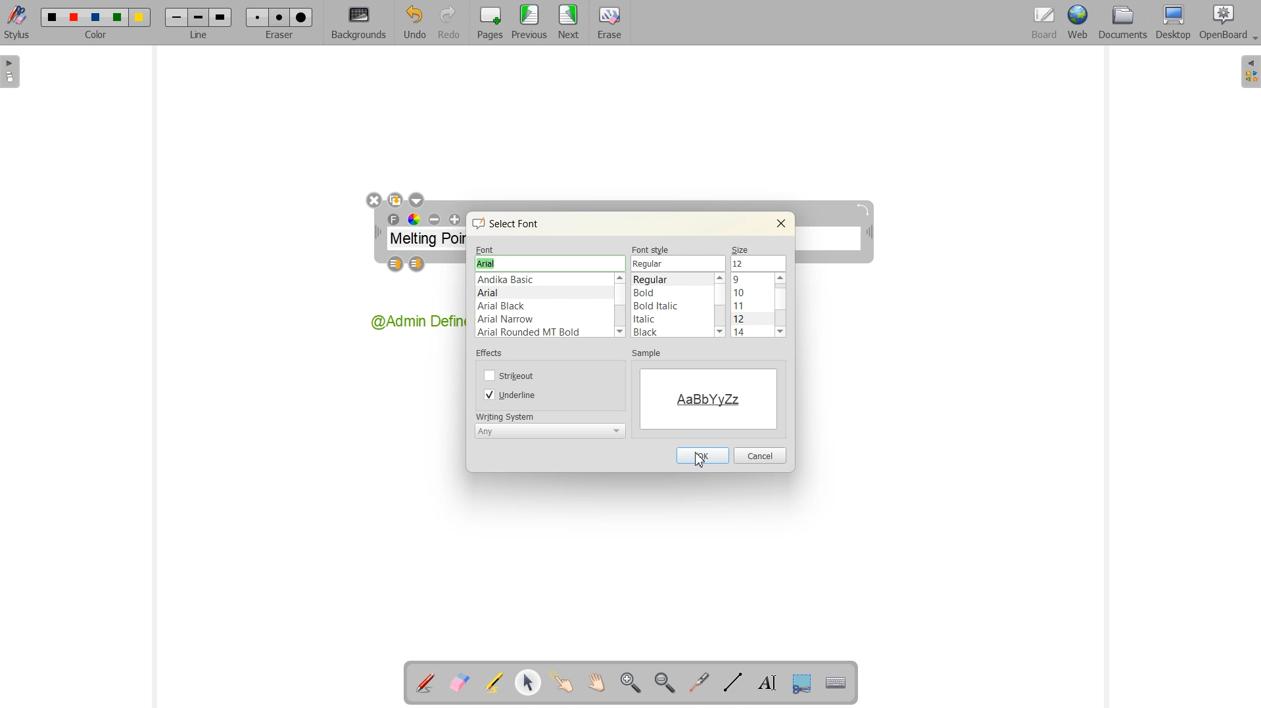 The width and height of the screenshot is (1261, 708). What do you see at coordinates (416, 323) in the screenshot?
I see `@Admin Define task Melting point` at bounding box center [416, 323].